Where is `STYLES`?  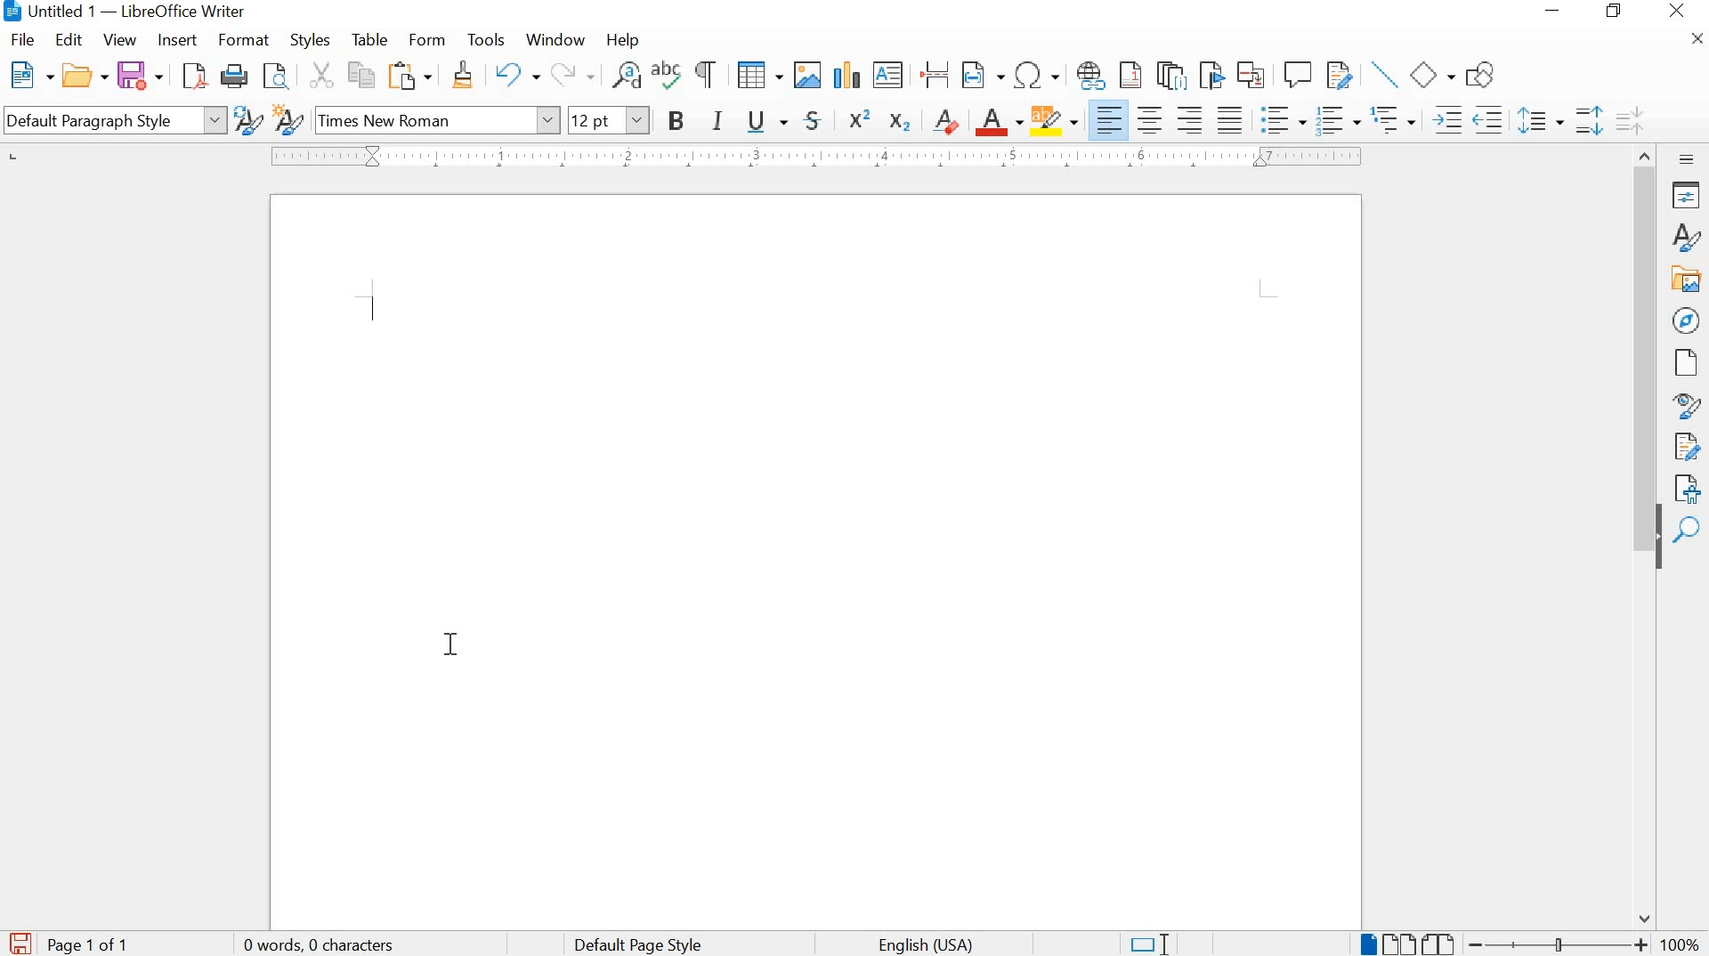
STYLES is located at coordinates (1687, 238).